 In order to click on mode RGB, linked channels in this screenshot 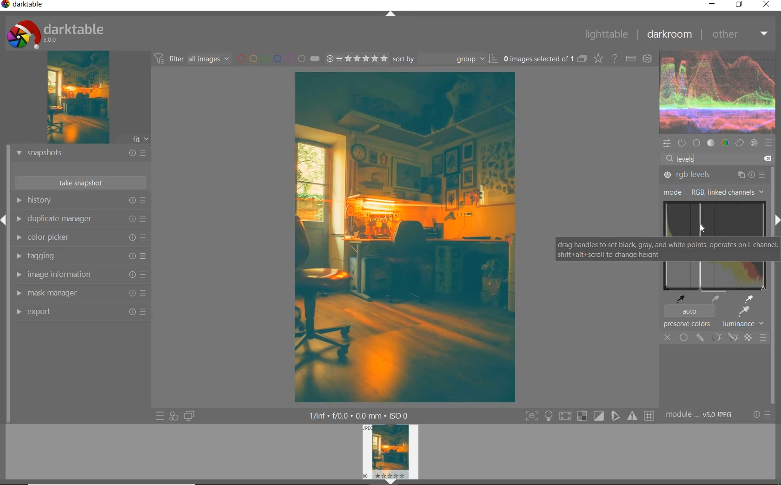, I will do `click(711, 192)`.